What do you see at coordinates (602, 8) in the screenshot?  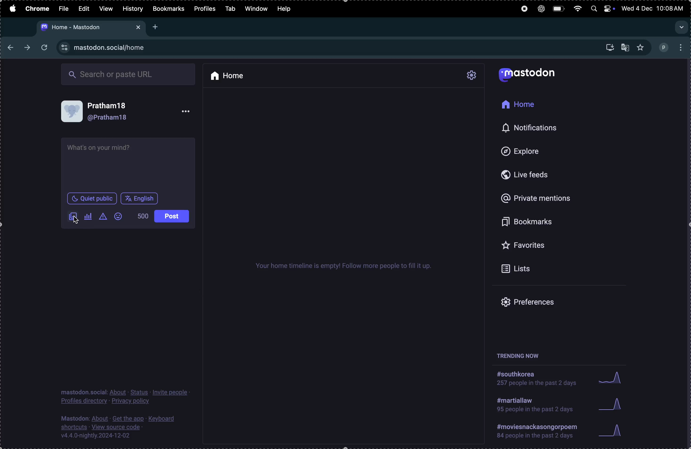 I see `apple widgets` at bounding box center [602, 8].